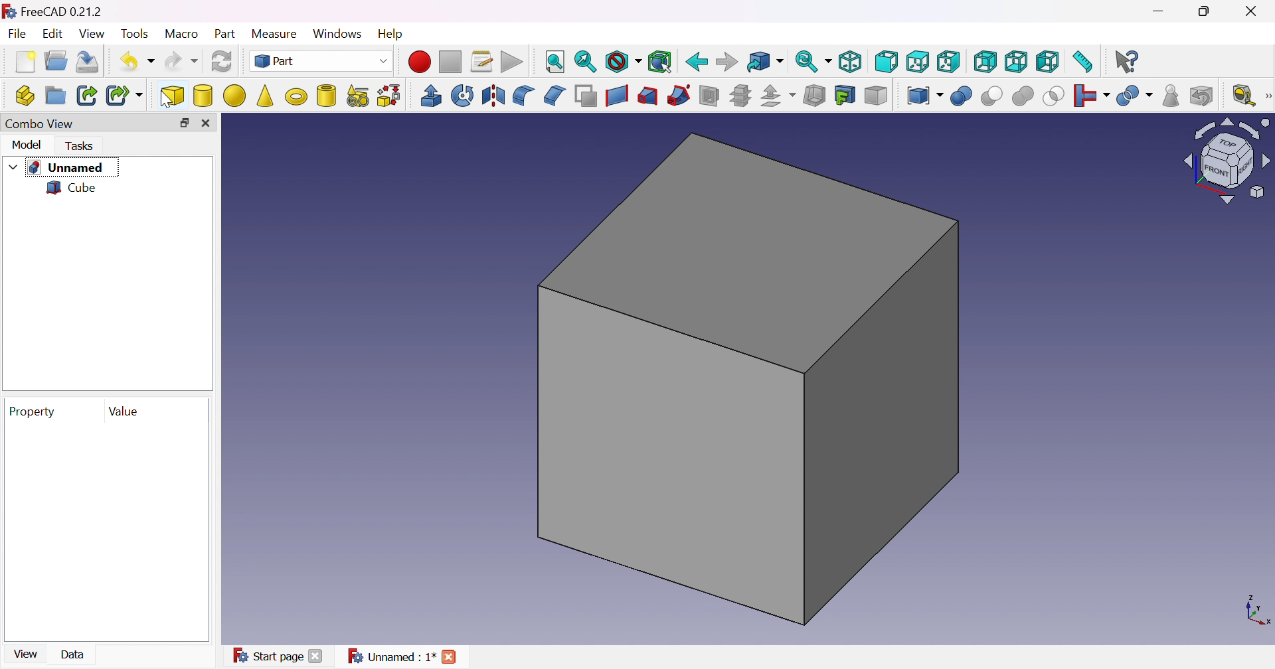 This screenshot has width=1275, height=669. Describe the element at coordinates (1047, 62) in the screenshot. I see `Left` at that location.